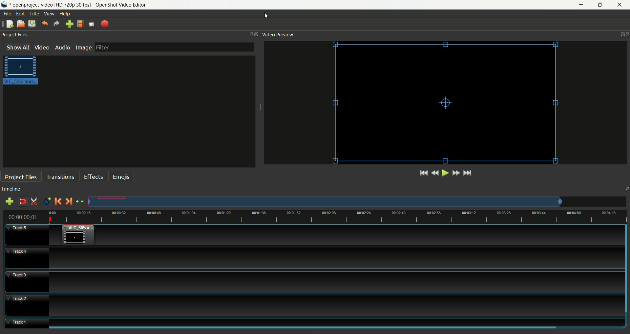 The image size is (630, 334). What do you see at coordinates (467, 174) in the screenshot?
I see `jump to end` at bounding box center [467, 174].